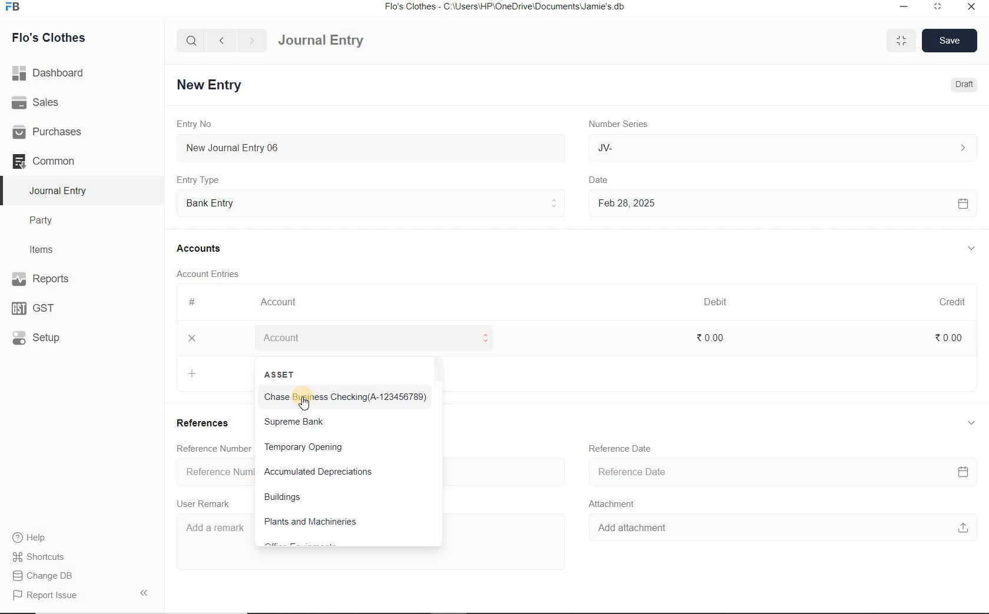 Image resolution: width=989 pixels, height=614 pixels. I want to click on Reference Number, so click(212, 449).